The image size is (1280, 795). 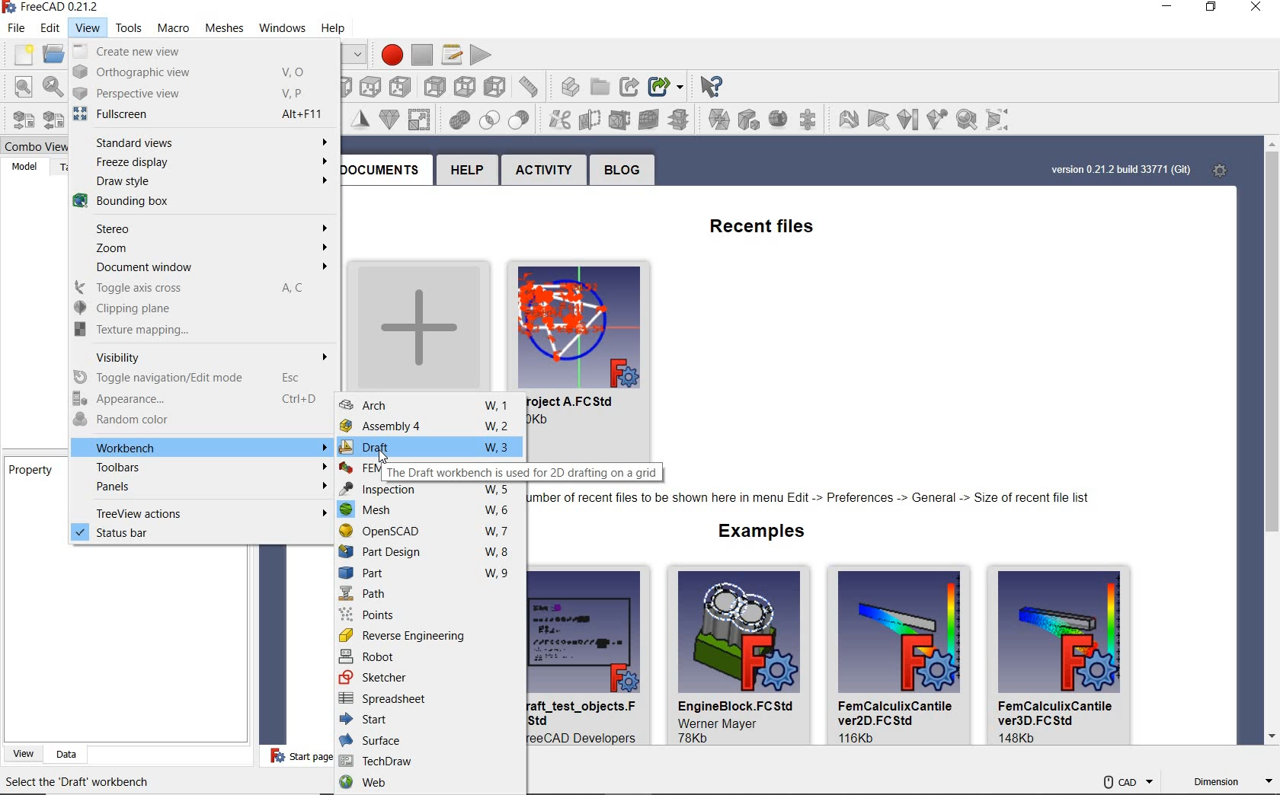 I want to click on part, so click(x=429, y=575).